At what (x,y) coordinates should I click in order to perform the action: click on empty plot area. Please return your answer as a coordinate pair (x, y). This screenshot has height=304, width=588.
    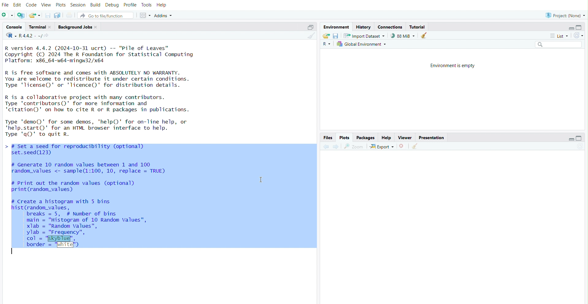
    Looking at the image, I should click on (454, 227).